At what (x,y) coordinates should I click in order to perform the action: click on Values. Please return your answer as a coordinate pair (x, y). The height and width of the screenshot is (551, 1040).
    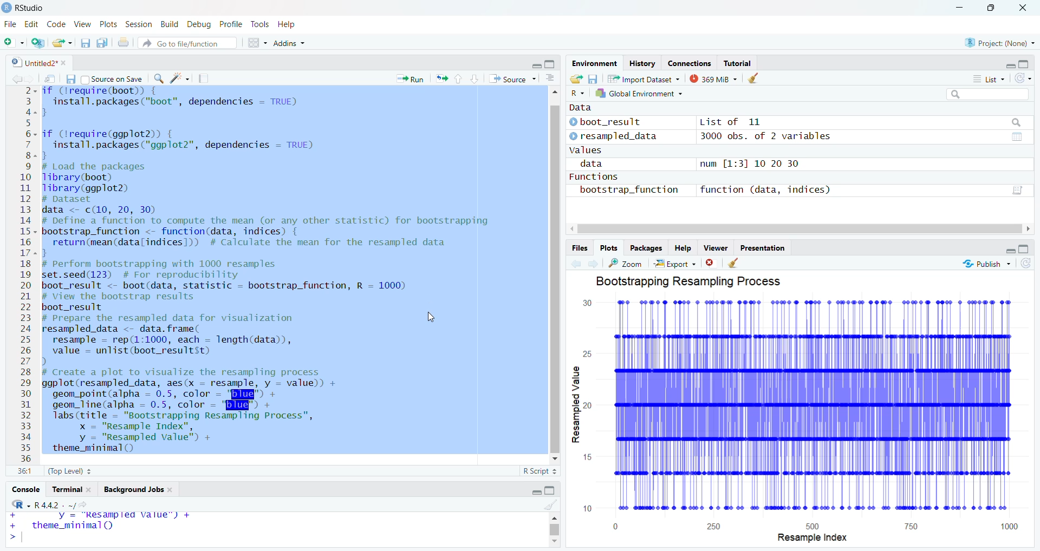
    Looking at the image, I should click on (586, 150).